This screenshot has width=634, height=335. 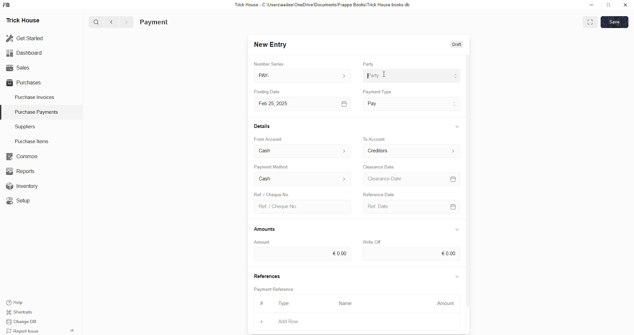 What do you see at coordinates (23, 157) in the screenshot?
I see `common` at bounding box center [23, 157].